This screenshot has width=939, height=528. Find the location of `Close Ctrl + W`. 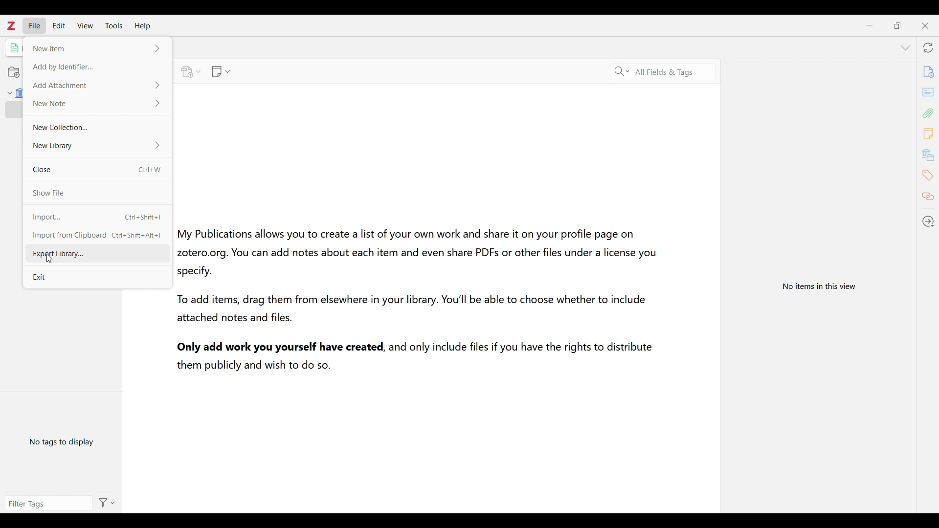

Close Ctrl + W is located at coordinates (98, 166).